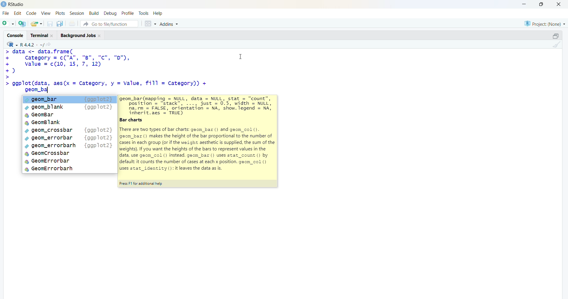  What do you see at coordinates (17, 35) in the screenshot?
I see `Console` at bounding box center [17, 35].